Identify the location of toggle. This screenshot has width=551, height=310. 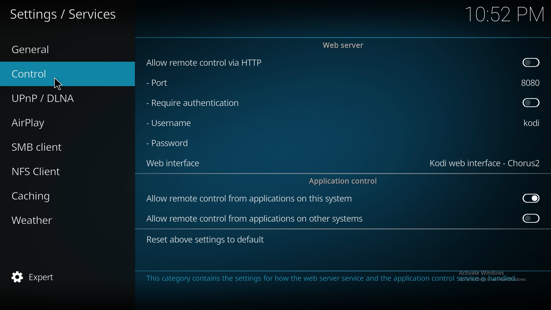
(531, 198).